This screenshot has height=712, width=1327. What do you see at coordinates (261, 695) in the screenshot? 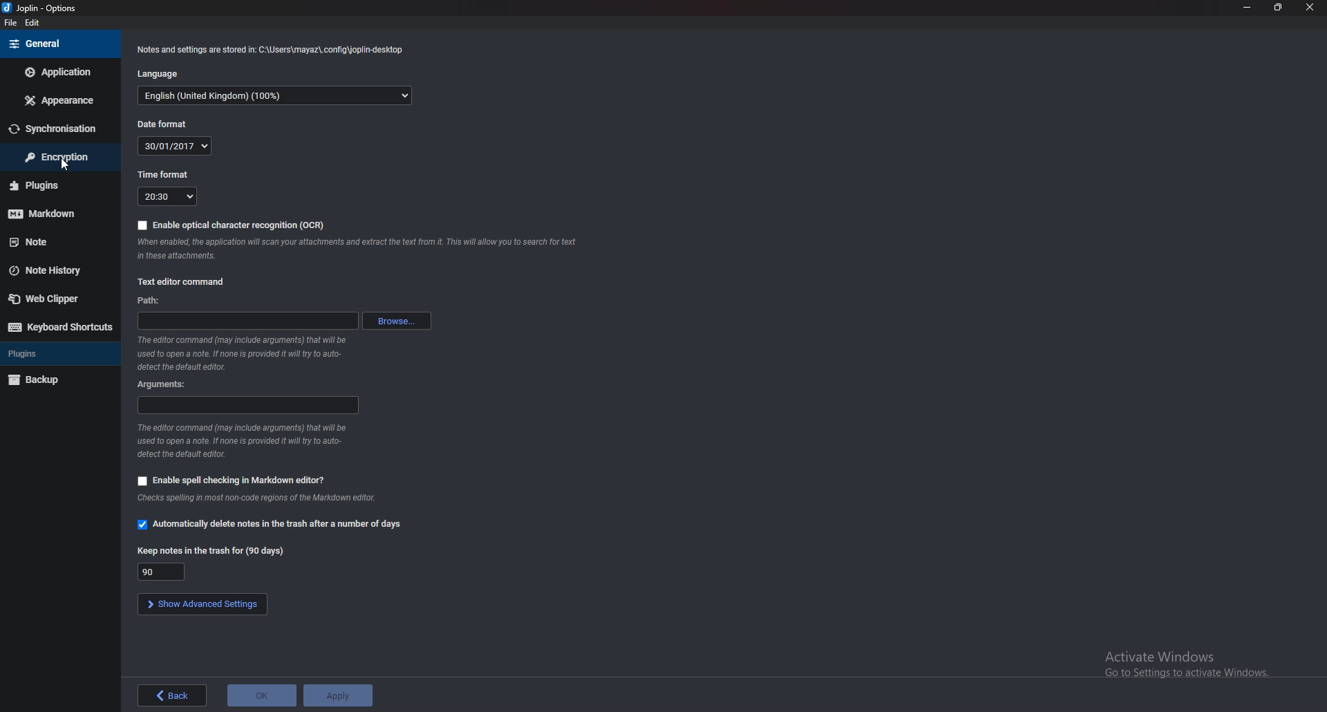
I see `ok` at bounding box center [261, 695].